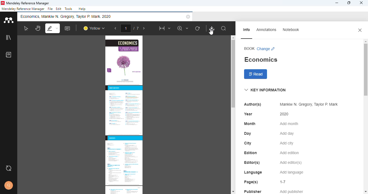  I want to click on close, so click(188, 17).